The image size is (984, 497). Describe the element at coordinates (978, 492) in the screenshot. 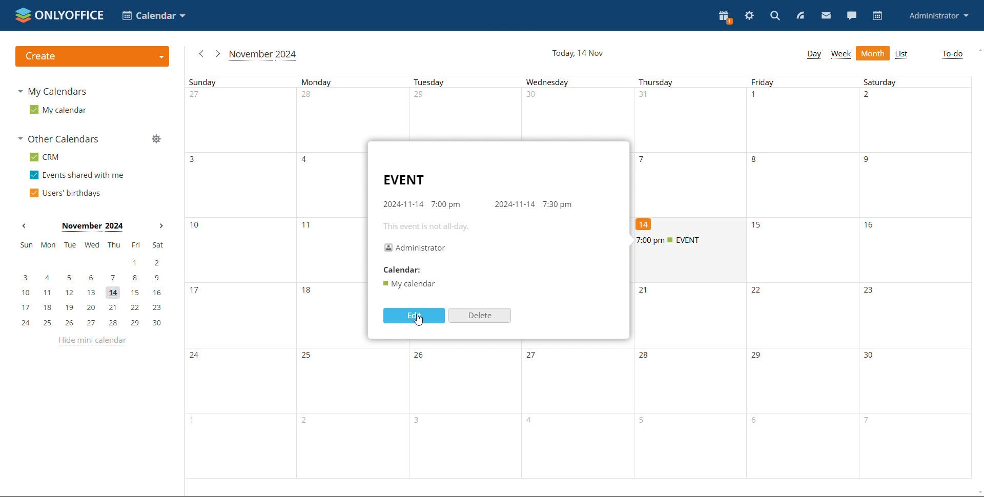

I see `scroll down` at that location.